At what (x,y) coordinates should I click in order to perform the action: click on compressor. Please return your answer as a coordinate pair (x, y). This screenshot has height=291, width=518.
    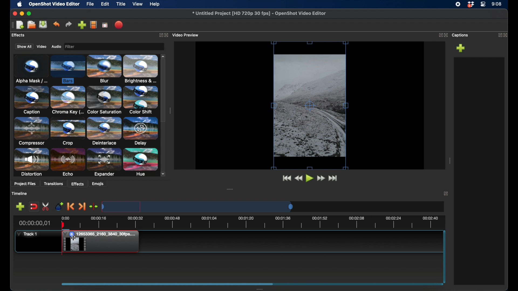
    Looking at the image, I should click on (31, 131).